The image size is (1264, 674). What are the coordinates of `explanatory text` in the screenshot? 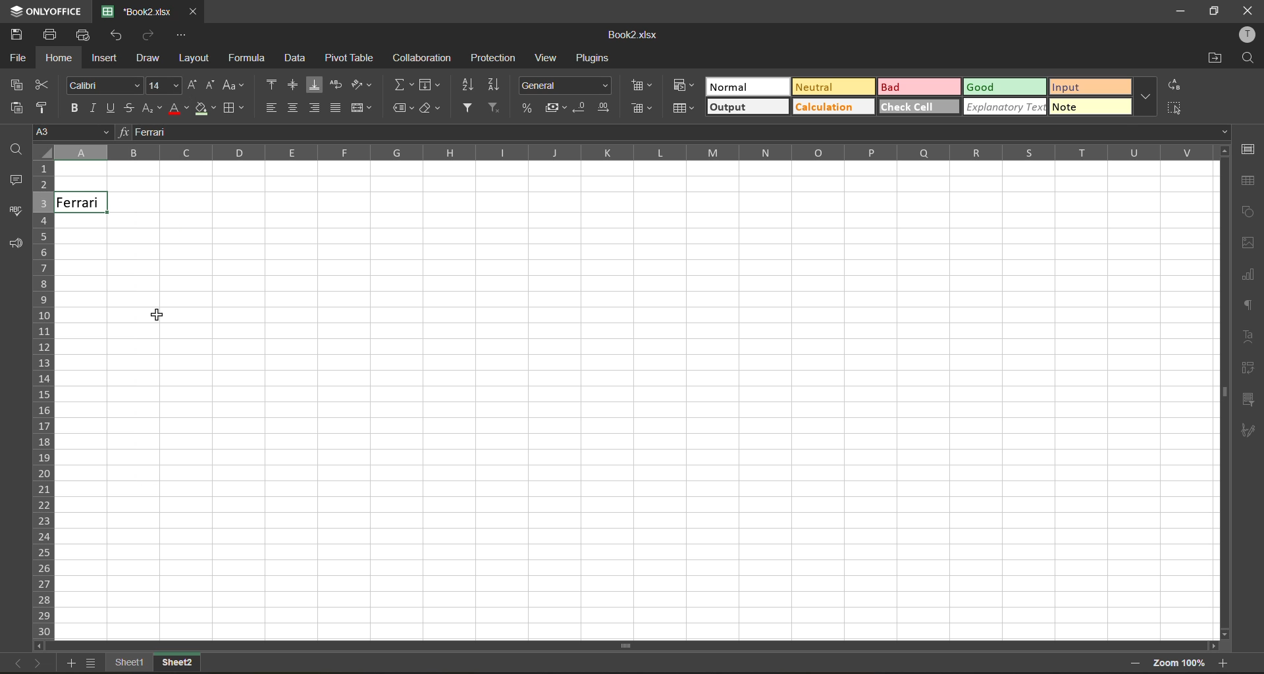 It's located at (1005, 107).